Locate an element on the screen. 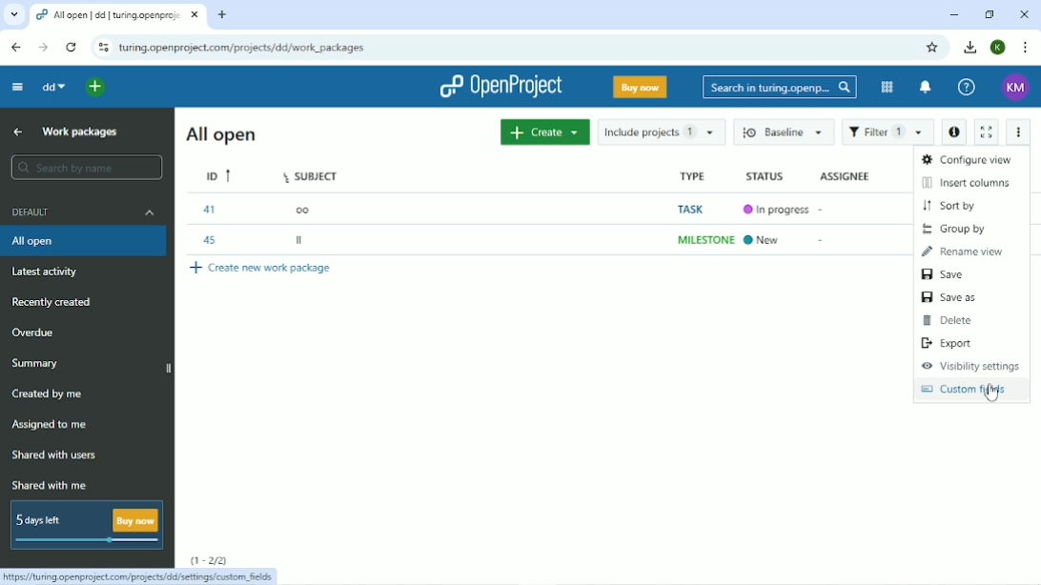 The image size is (1041, 585). Rename view is located at coordinates (964, 252).